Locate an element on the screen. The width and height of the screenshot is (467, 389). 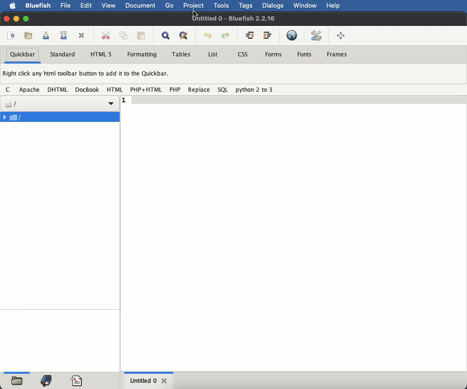
quickbar is located at coordinates (23, 55).